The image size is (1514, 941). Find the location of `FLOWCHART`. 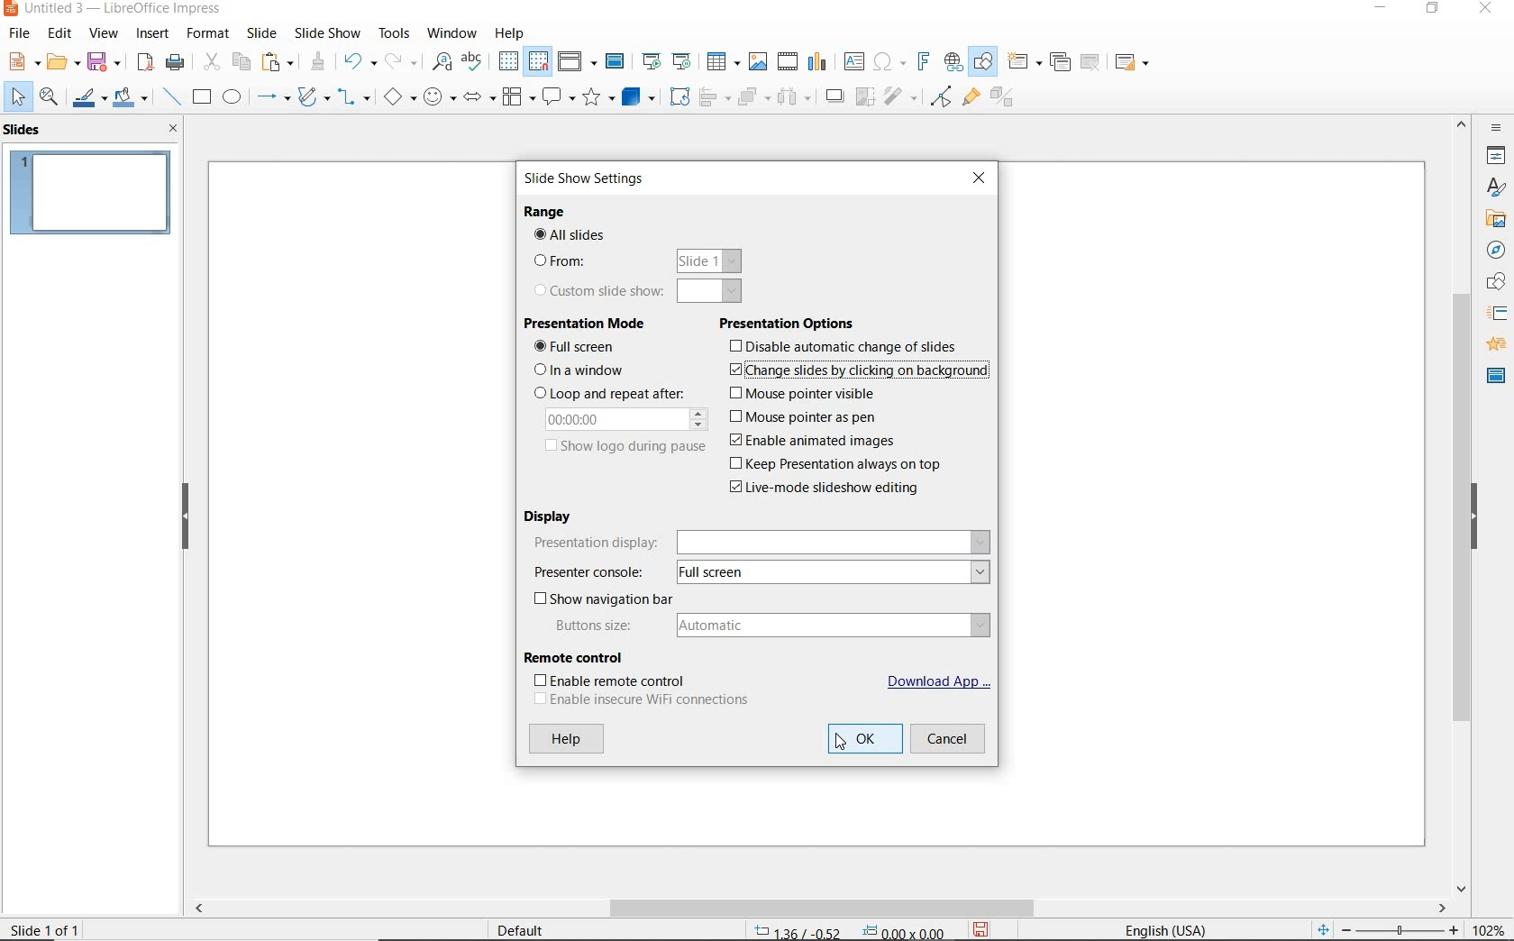

FLOWCHART is located at coordinates (517, 97).